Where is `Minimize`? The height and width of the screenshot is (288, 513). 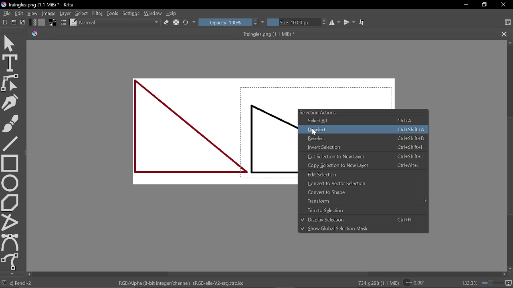
Minimize is located at coordinates (465, 5).